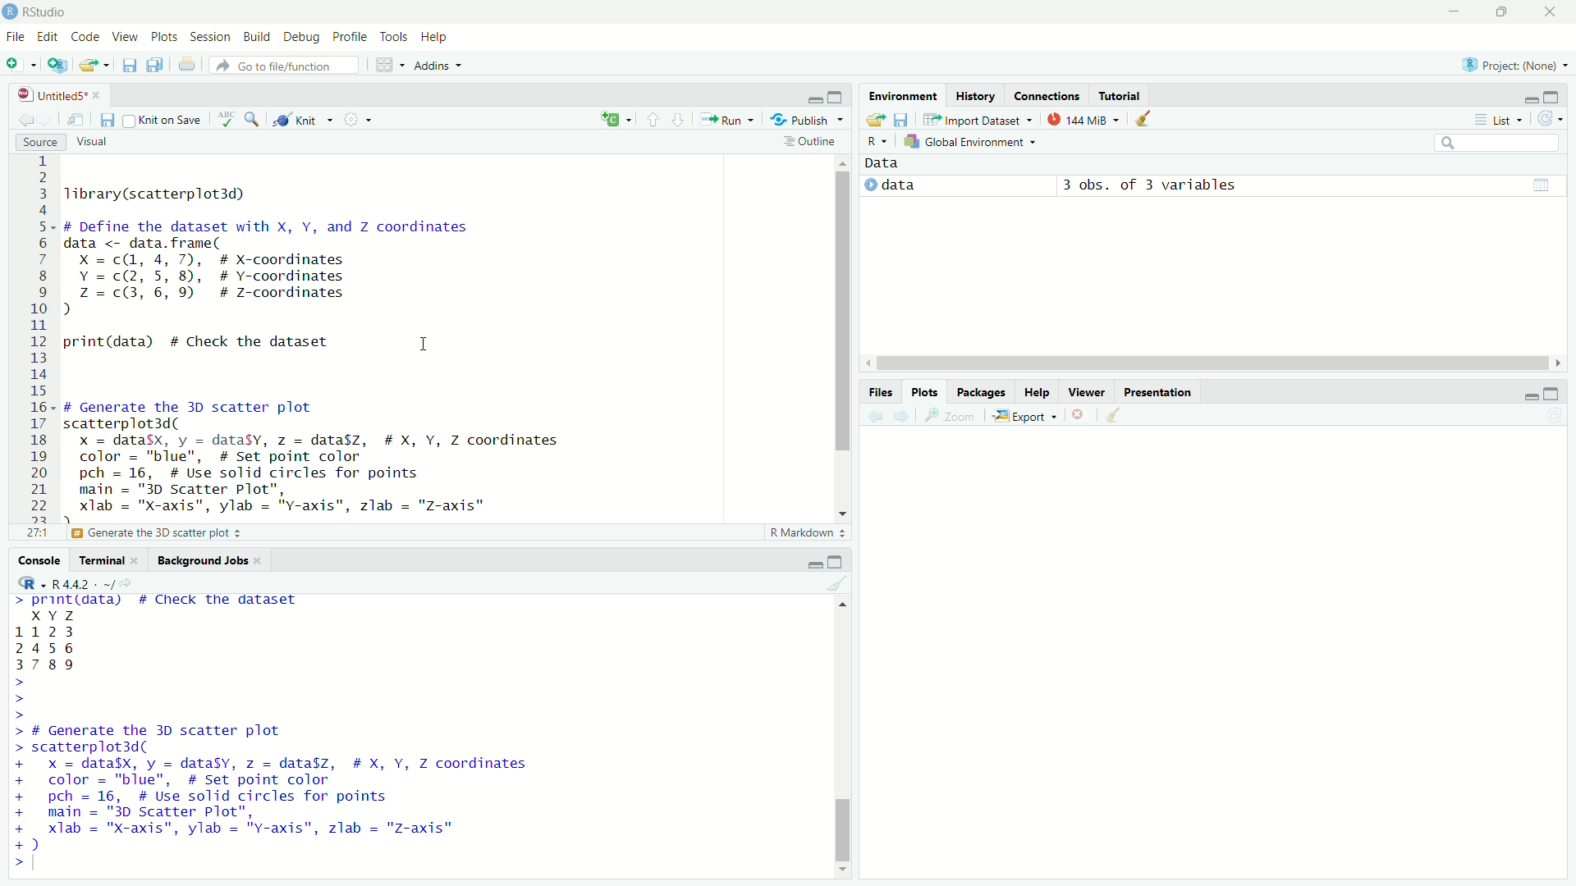  Describe the element at coordinates (299, 788) in the screenshot. I see `> # Generate the 5D scatter plot

> scatterplot3d(

+ x = data$X, y = dataSy, z = data$z, # X, Y, Z coordinates
+ color = "blue", # Set point color

+ pch = 16, # Use solid circles for points

+ main = "3D Scatter Plot",

+ xlab = "x-axis", ylab = "y-axis", zlab = "z-axis"

+)` at that location.